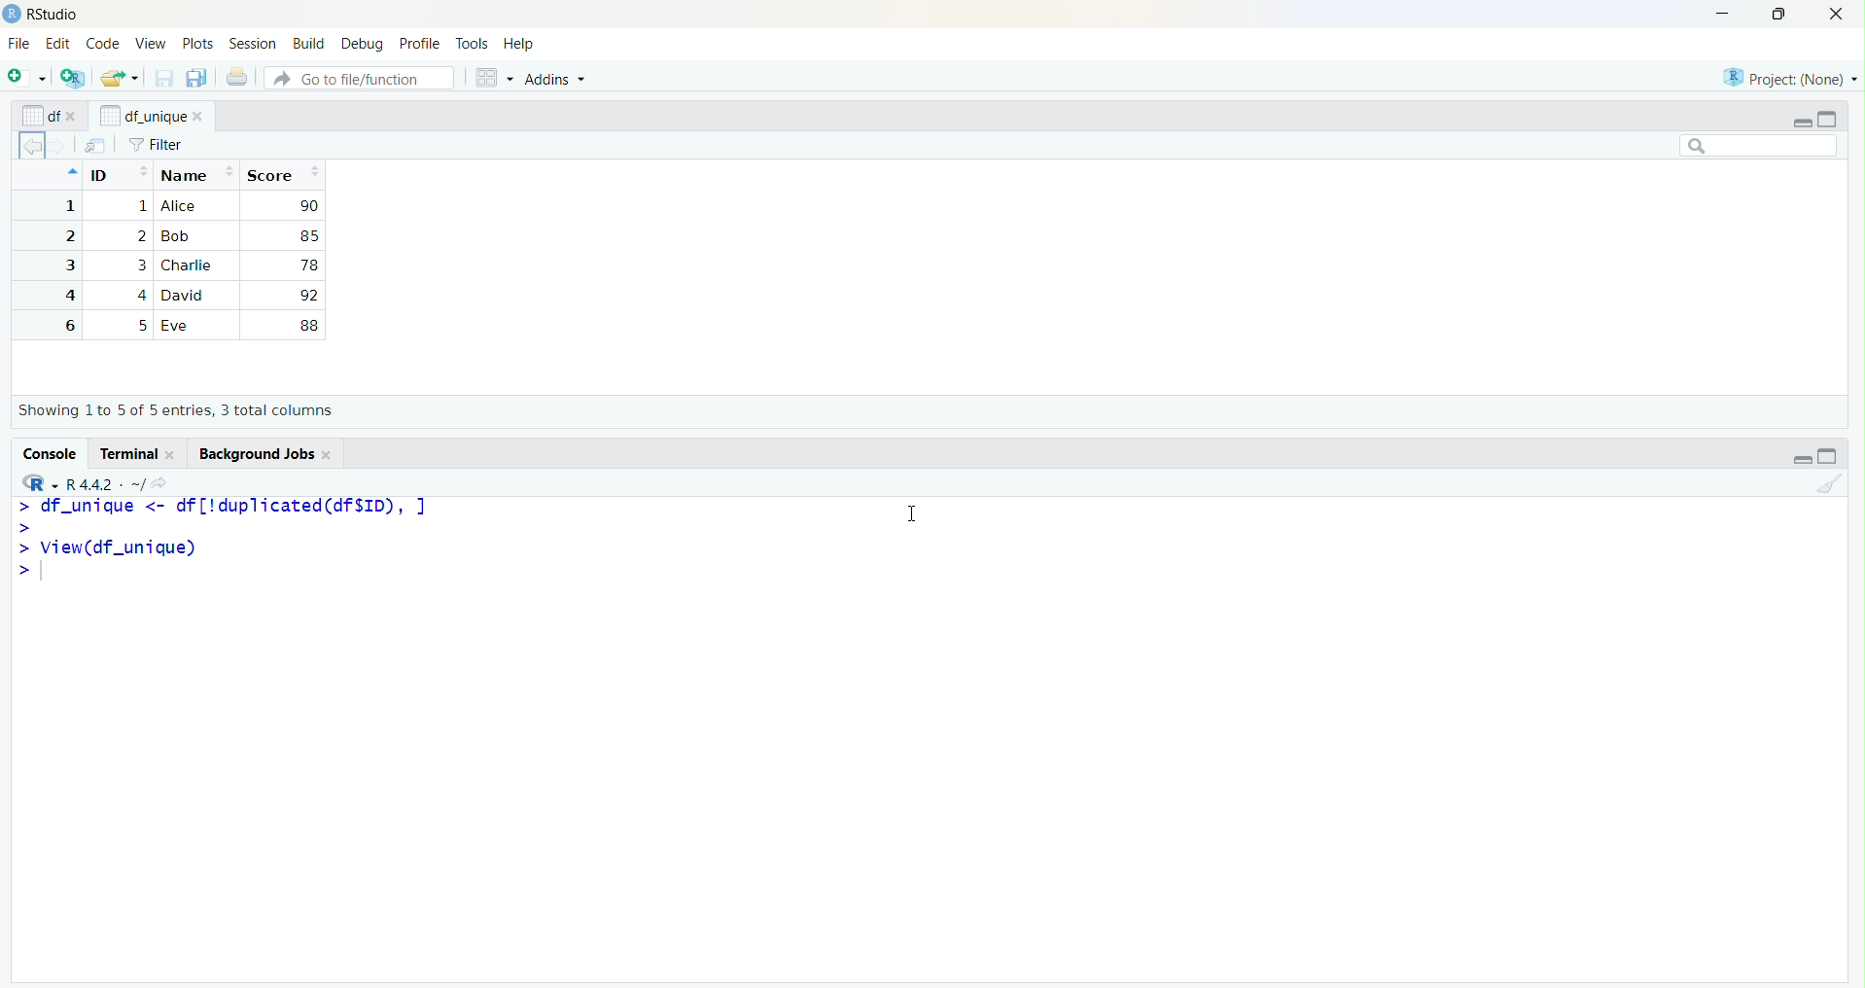 The height and width of the screenshot is (988, 1865). I want to click on 2, so click(140, 326).